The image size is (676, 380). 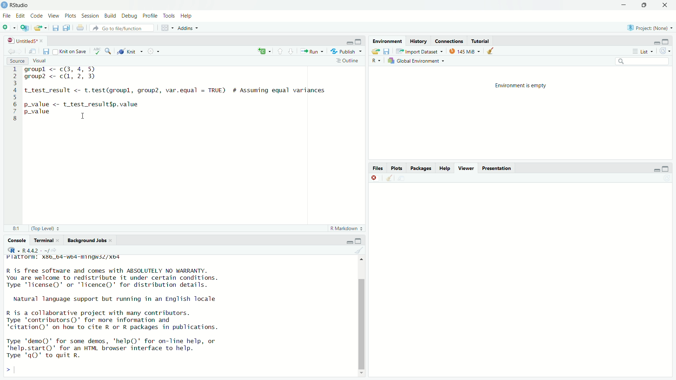 What do you see at coordinates (170, 15) in the screenshot?
I see `Tools` at bounding box center [170, 15].